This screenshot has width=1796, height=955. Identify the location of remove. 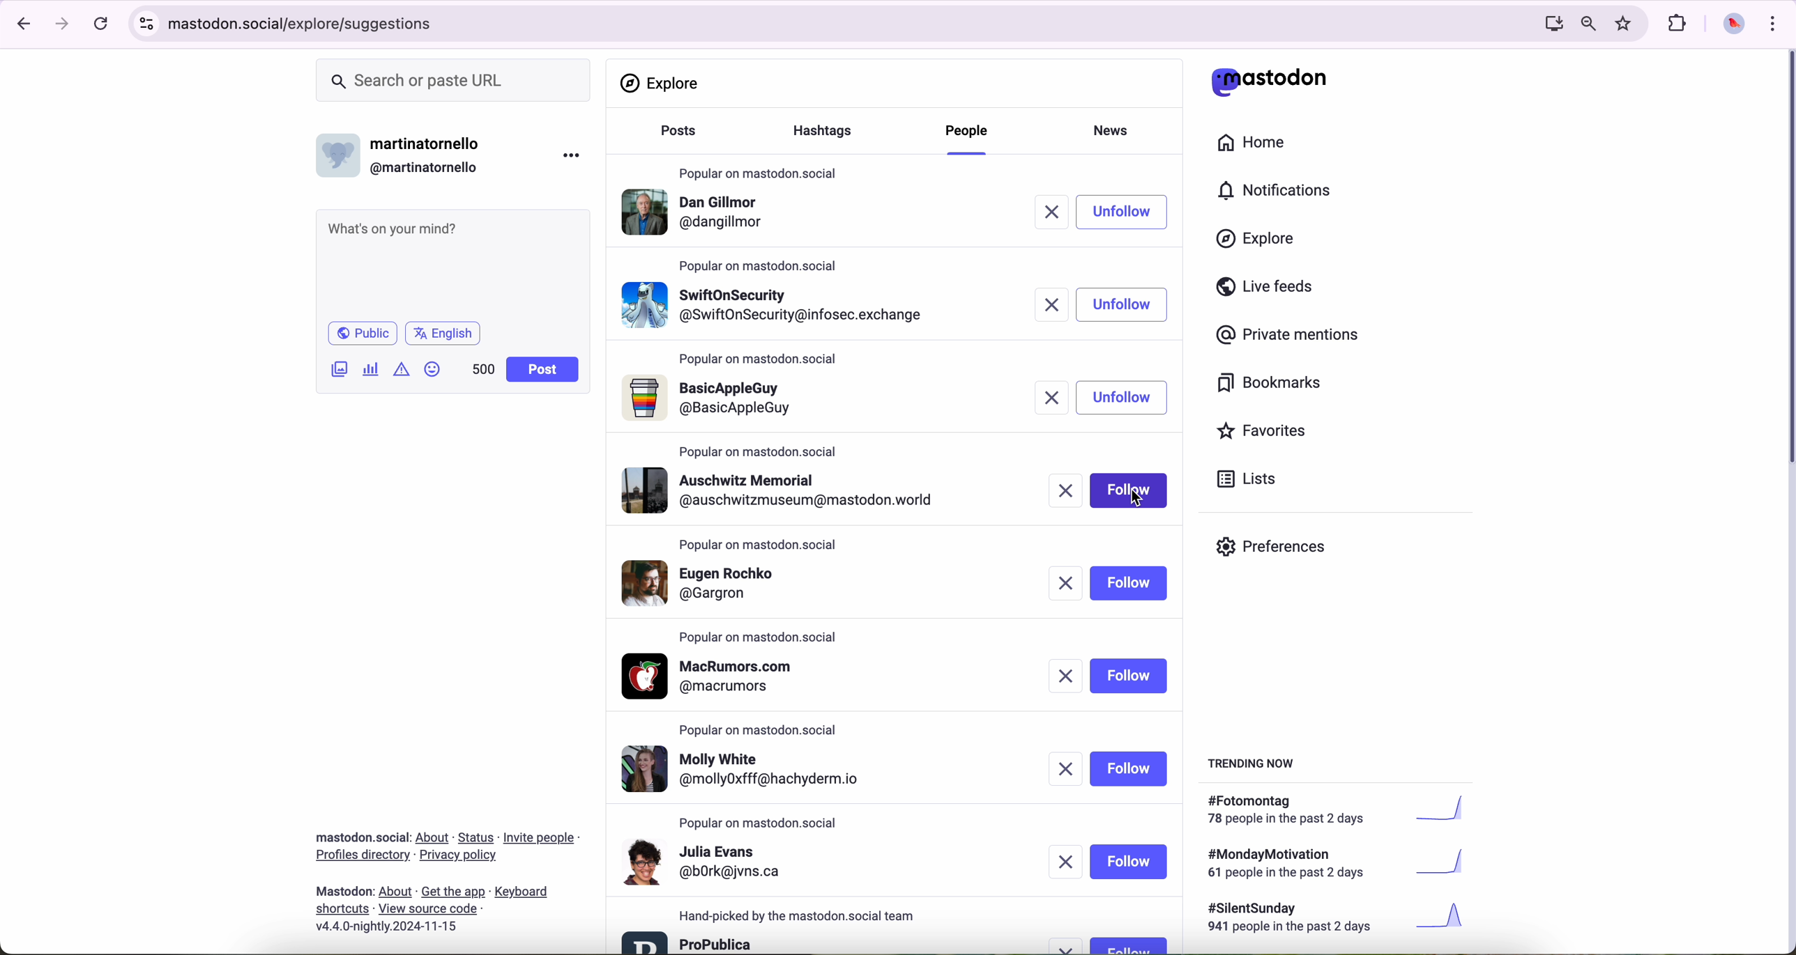
(1065, 676).